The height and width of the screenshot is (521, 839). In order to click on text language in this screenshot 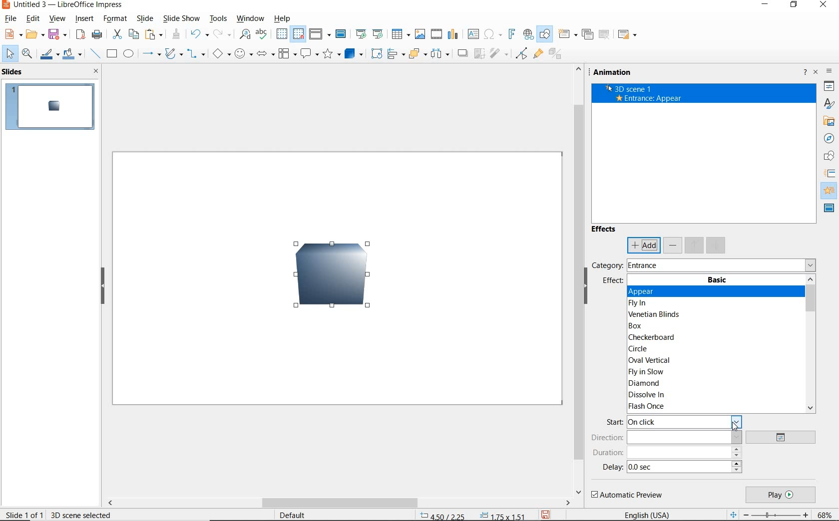, I will do `click(648, 514)`.